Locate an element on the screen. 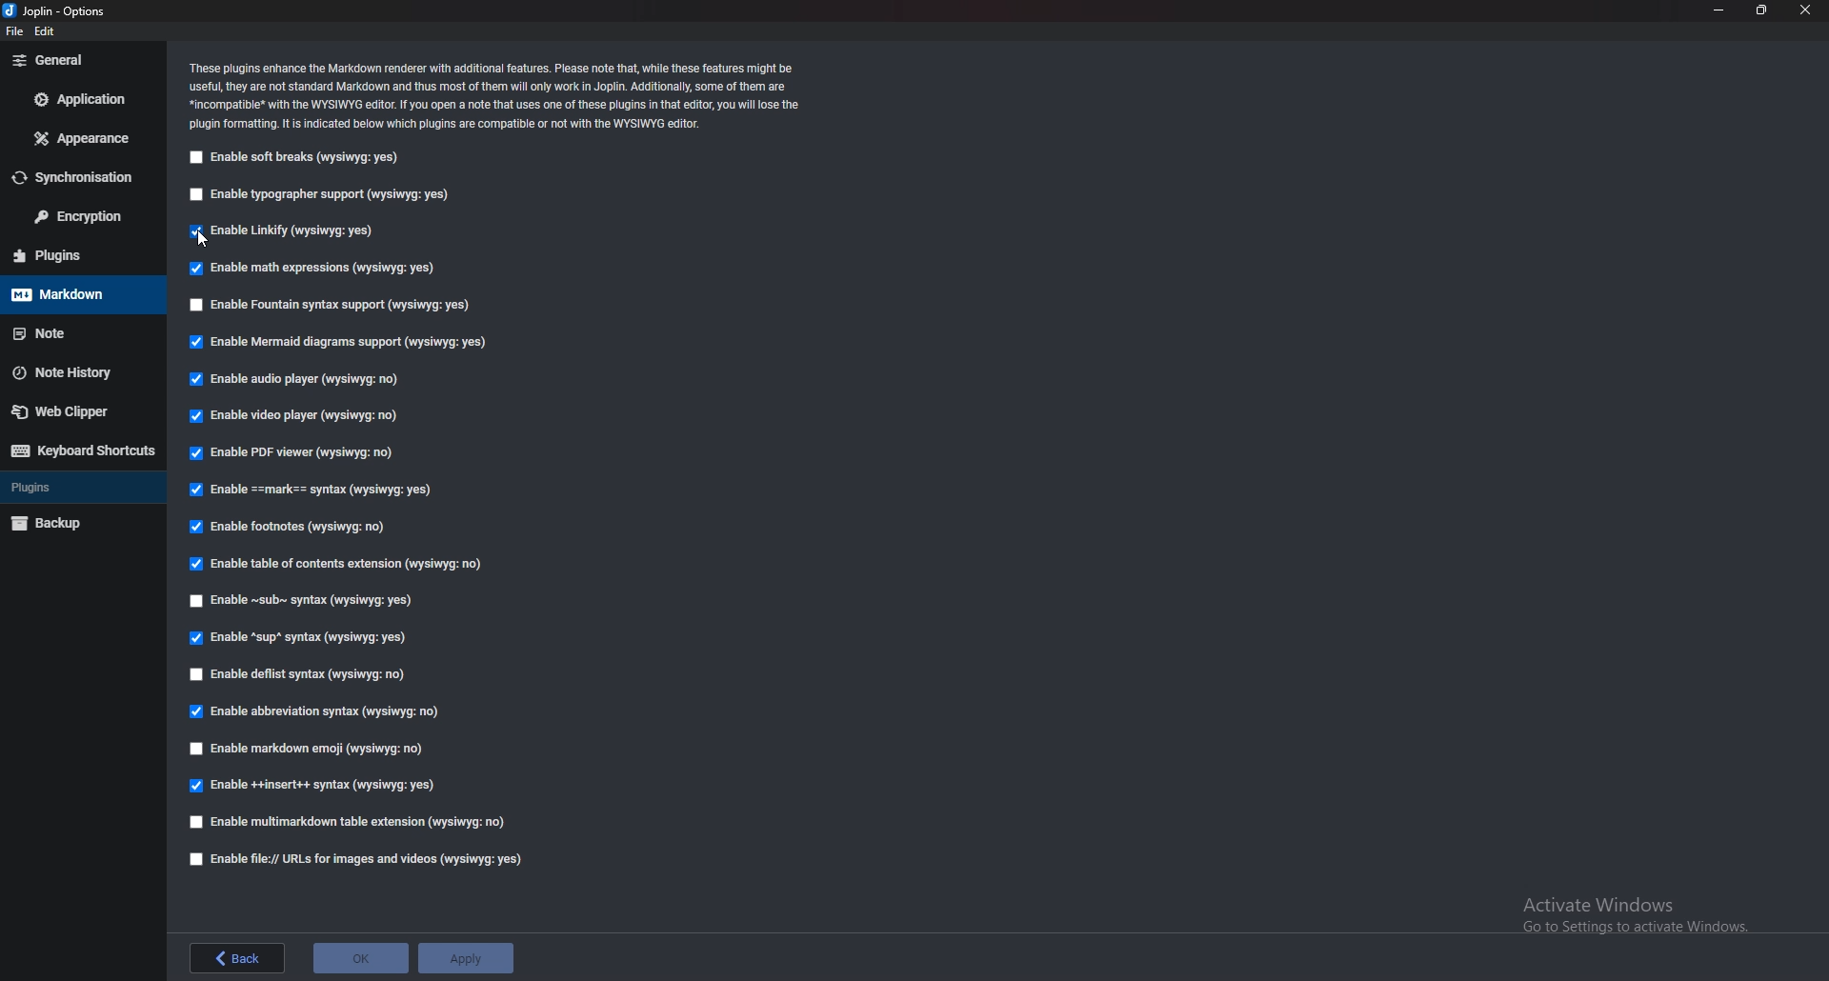  Note history is located at coordinates (74, 372).